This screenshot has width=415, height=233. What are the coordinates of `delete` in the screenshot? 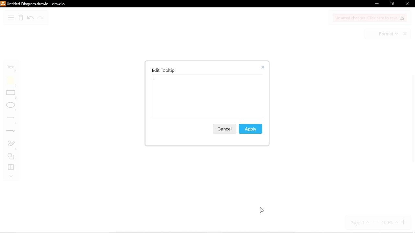 It's located at (21, 18).